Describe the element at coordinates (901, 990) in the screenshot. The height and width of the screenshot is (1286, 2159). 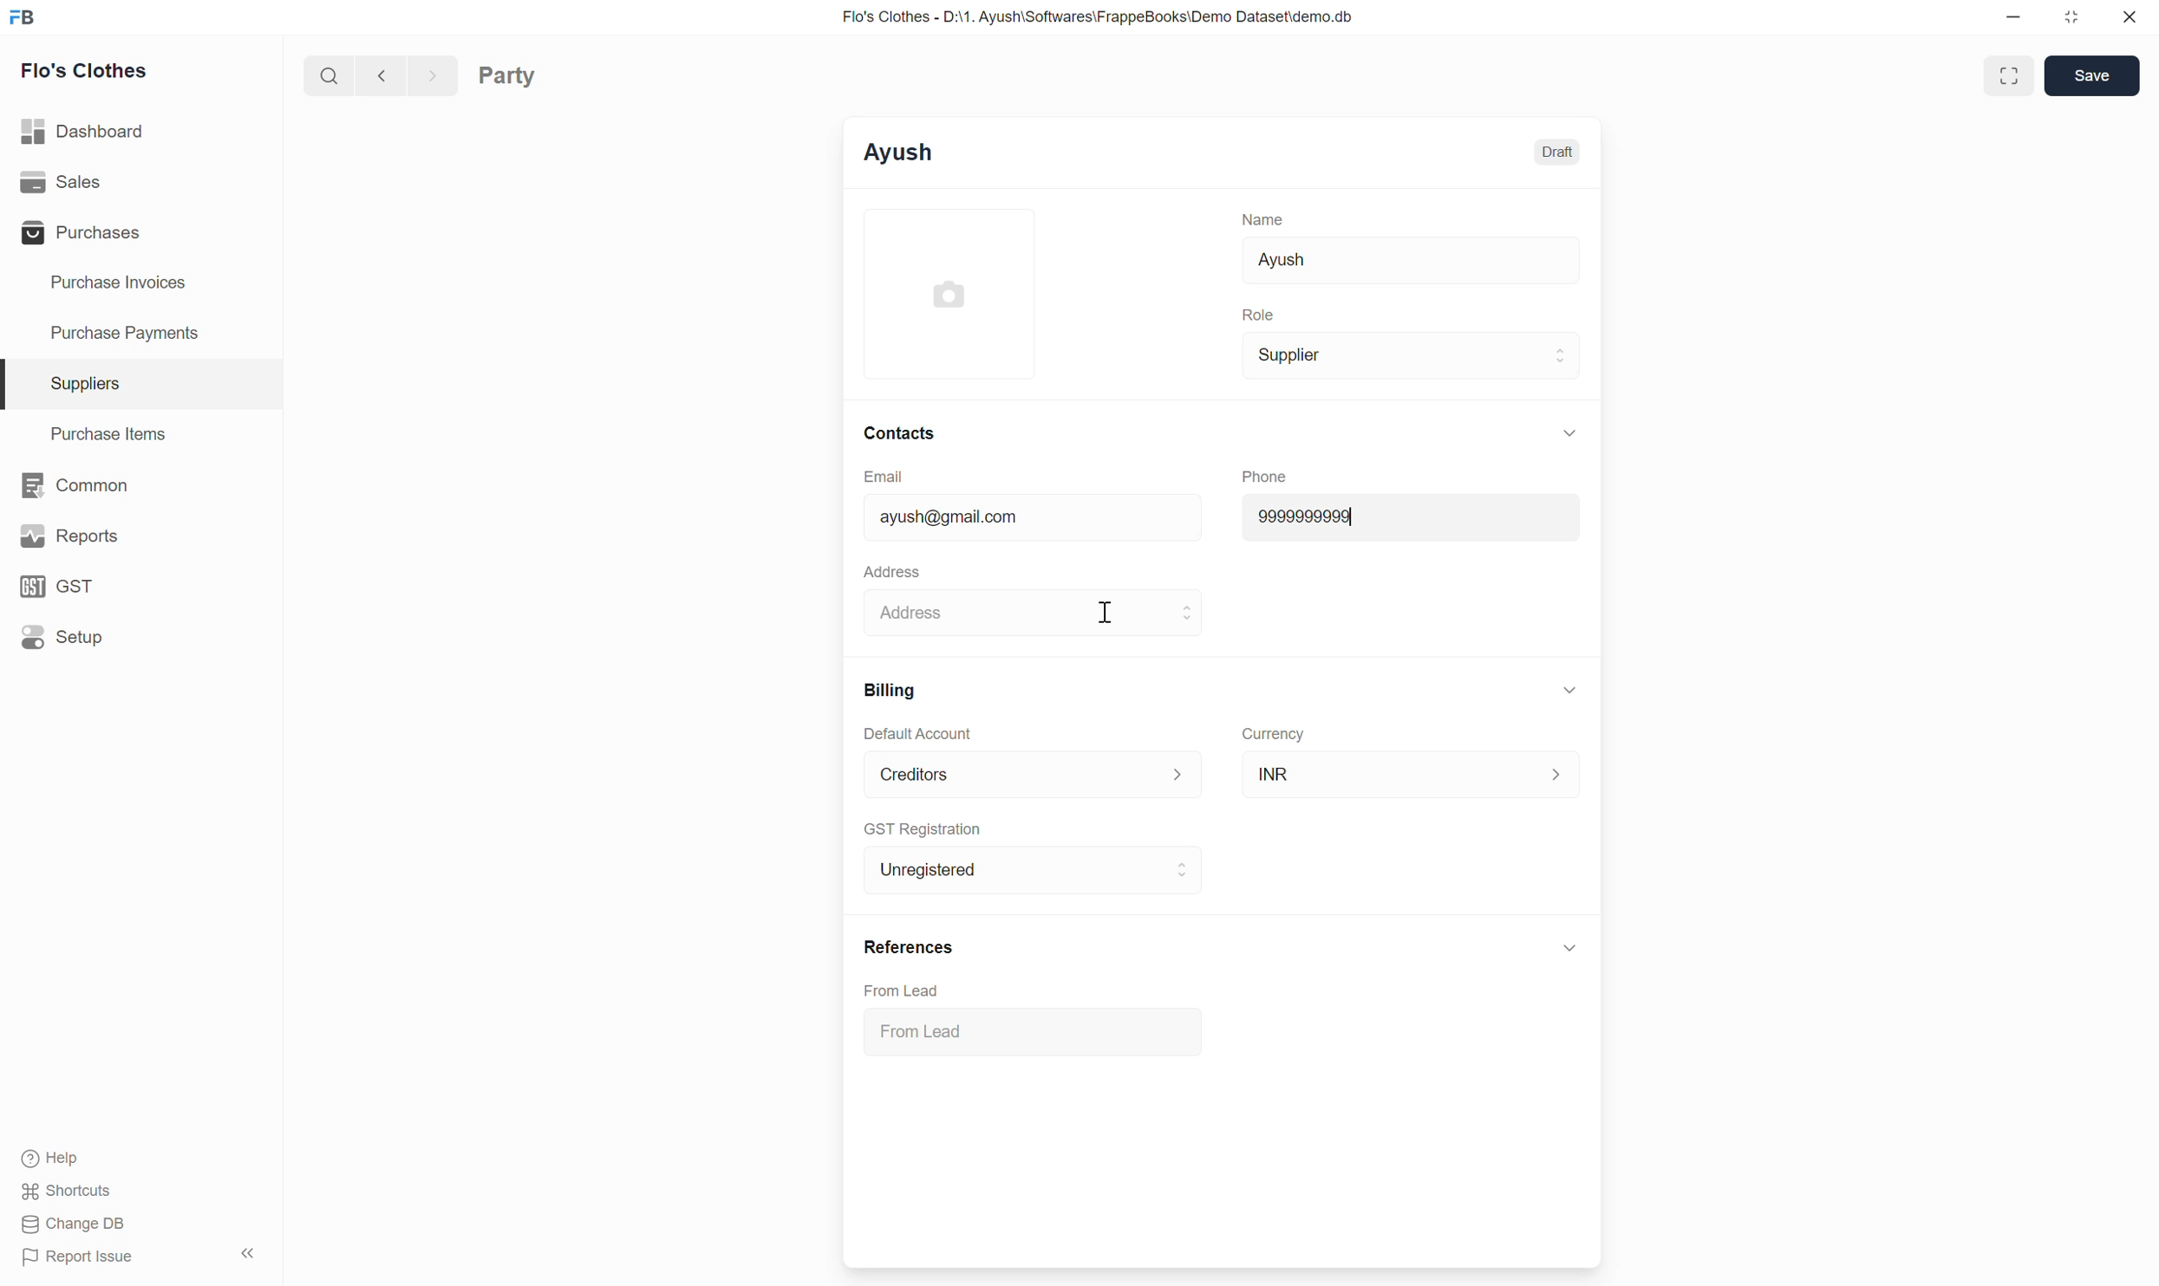
I see `From Lead` at that location.